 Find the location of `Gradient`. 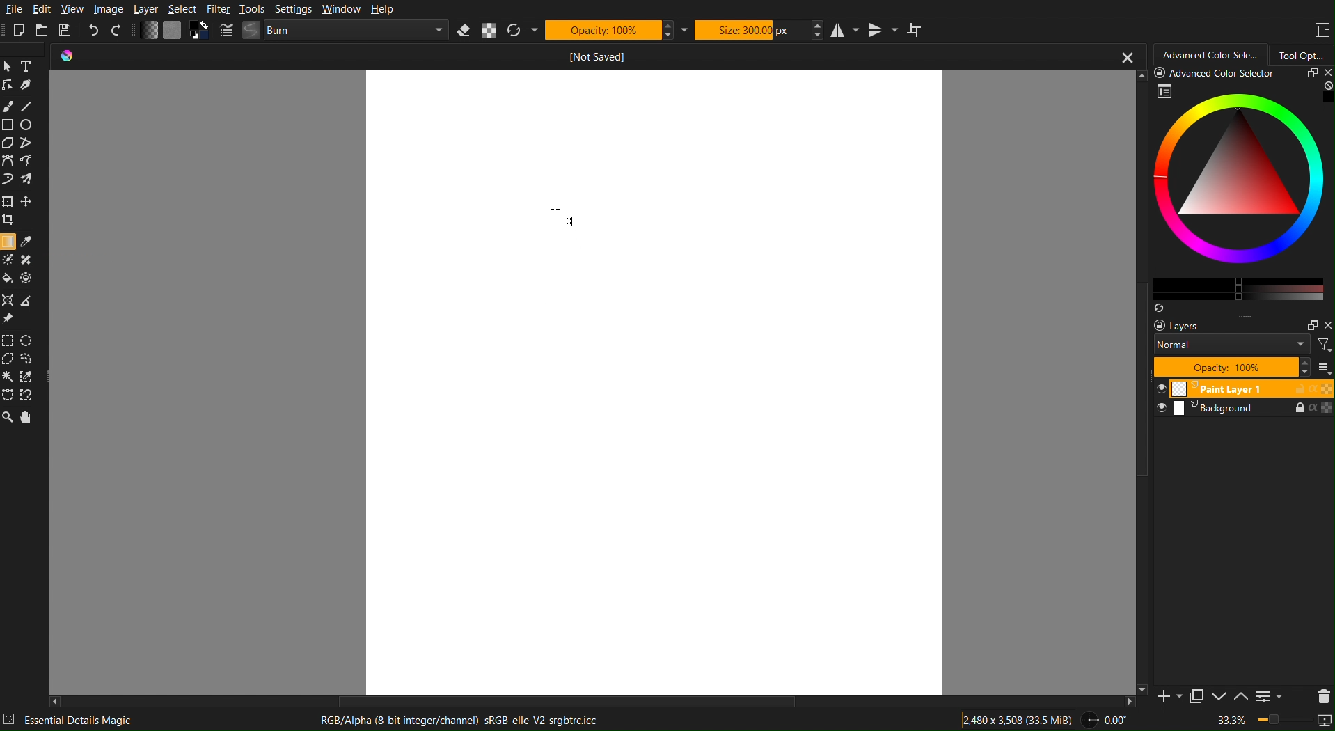

Gradient is located at coordinates (567, 222).